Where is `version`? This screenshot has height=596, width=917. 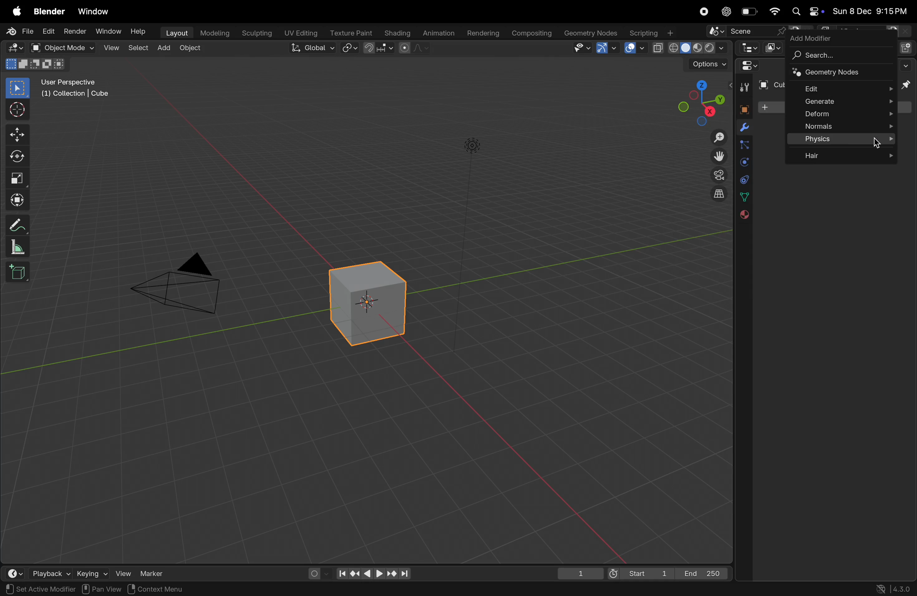 version is located at coordinates (894, 588).